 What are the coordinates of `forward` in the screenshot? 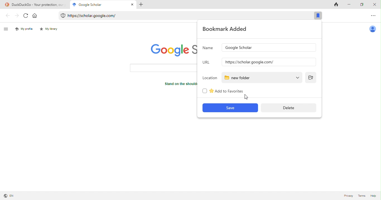 It's located at (17, 16).